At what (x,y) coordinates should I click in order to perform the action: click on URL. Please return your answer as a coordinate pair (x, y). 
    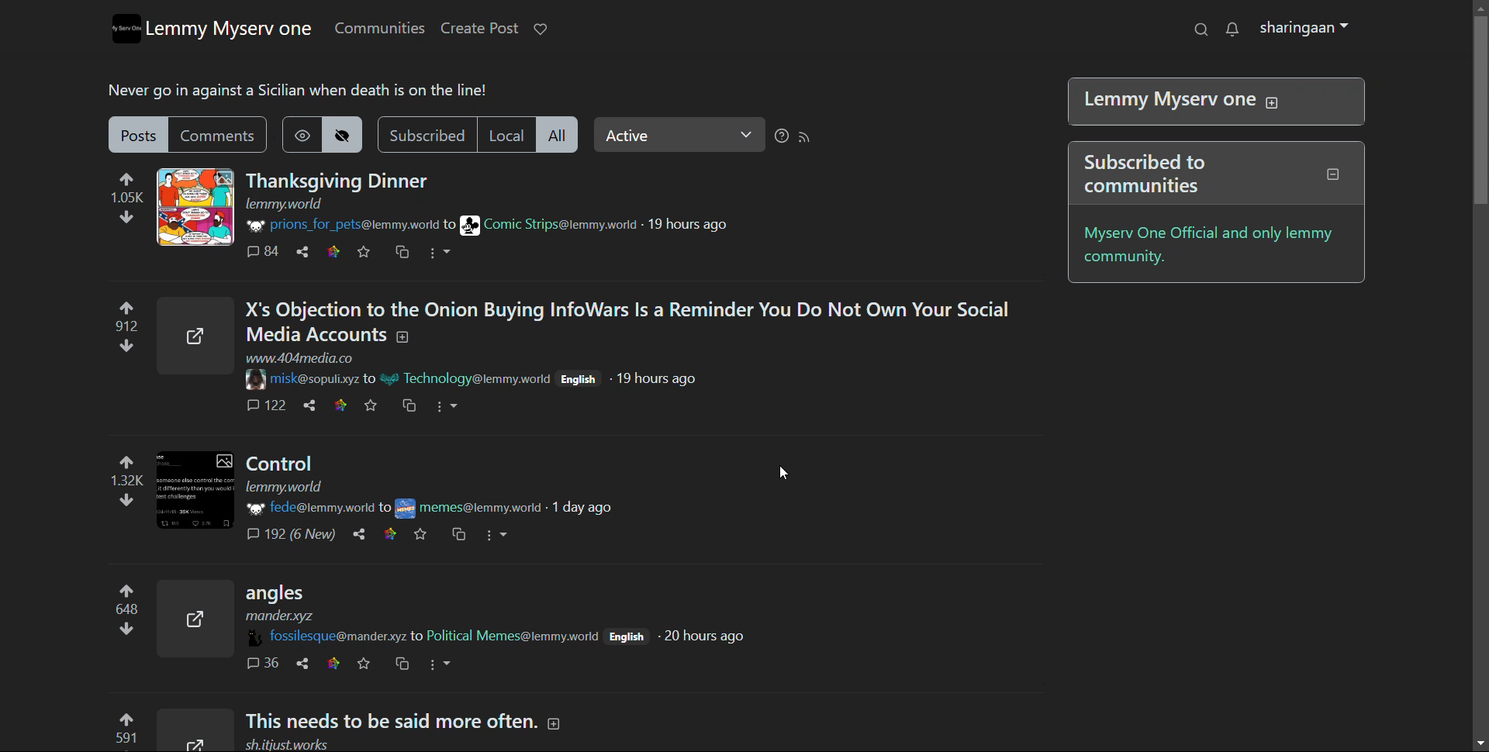
    Looking at the image, I should click on (285, 205).